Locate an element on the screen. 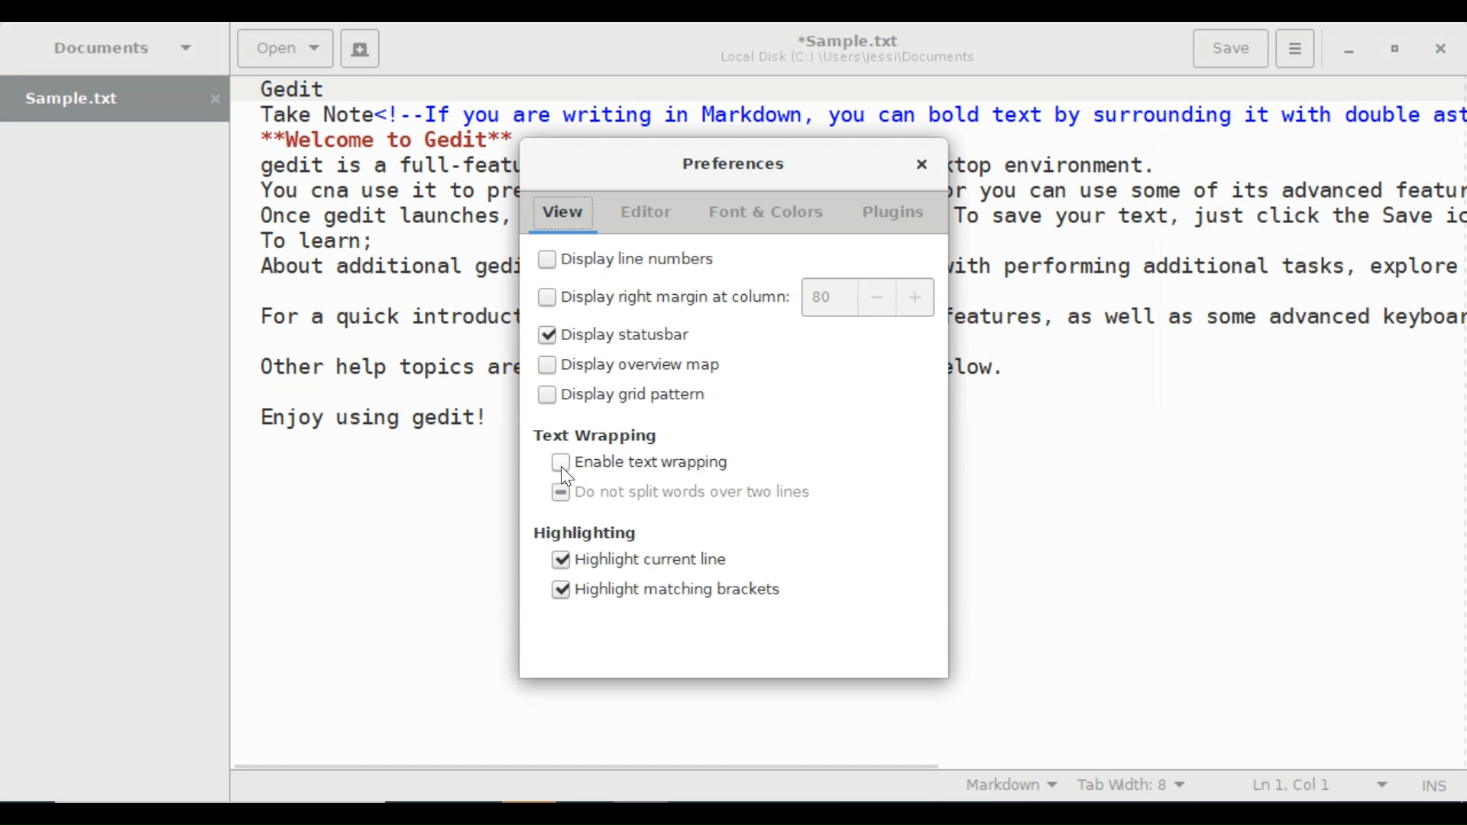  Font & Colors is located at coordinates (764, 213).